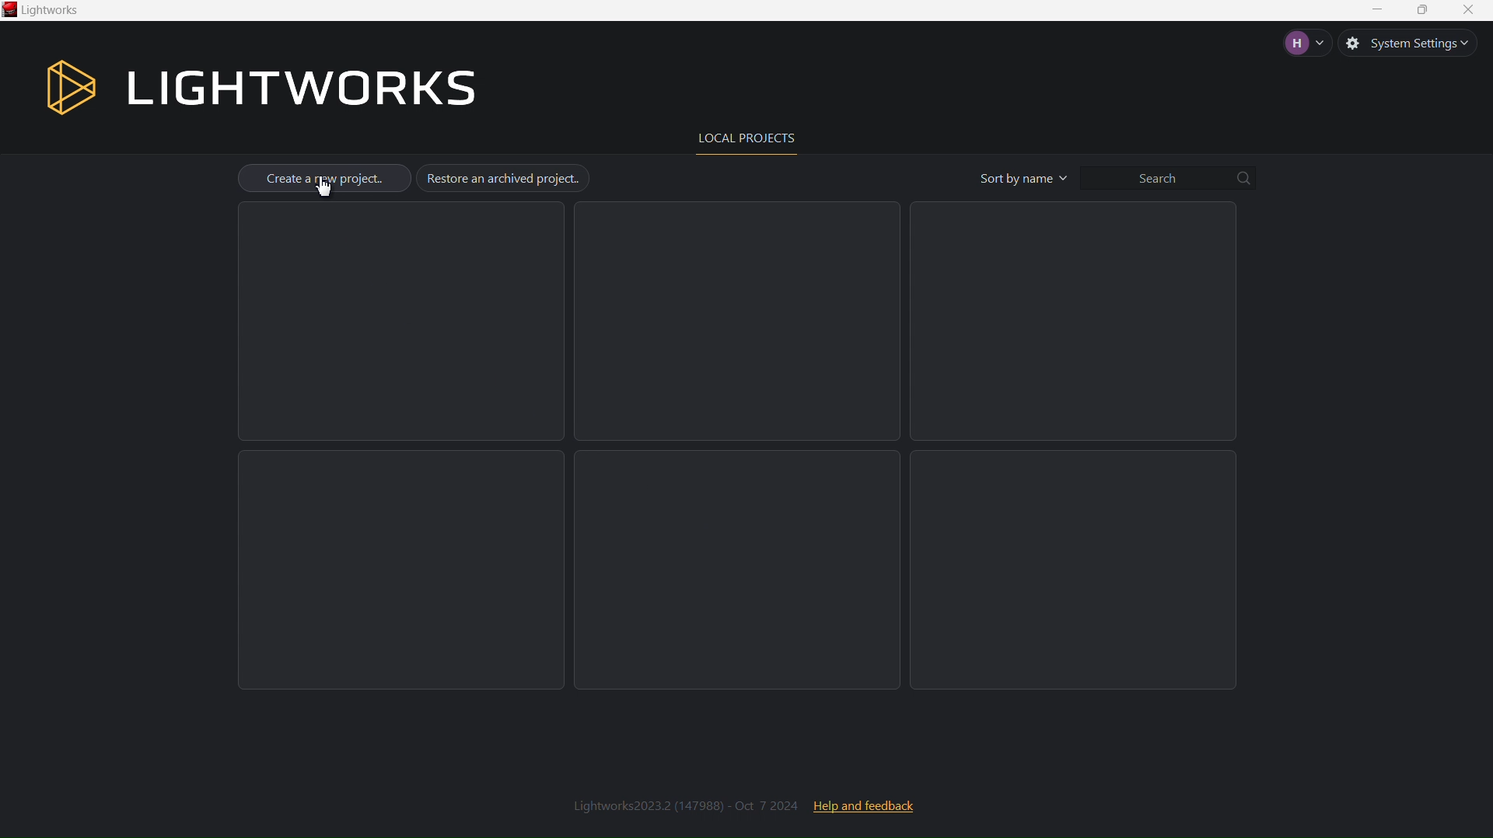 This screenshot has width=1493, height=838. What do you see at coordinates (1470, 12) in the screenshot?
I see `Close` at bounding box center [1470, 12].